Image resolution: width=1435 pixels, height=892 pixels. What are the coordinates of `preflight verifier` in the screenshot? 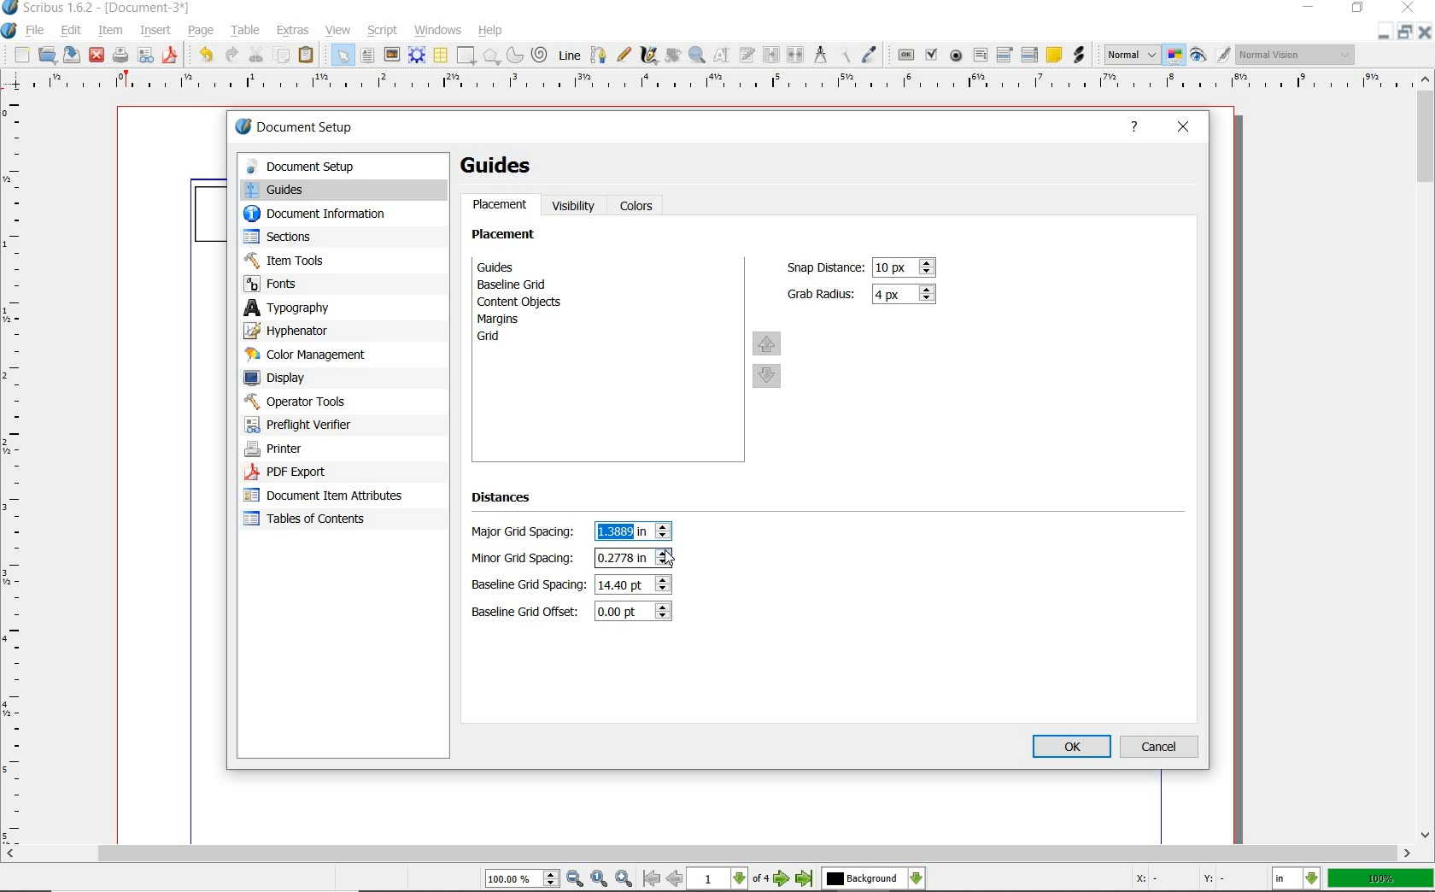 It's located at (317, 425).